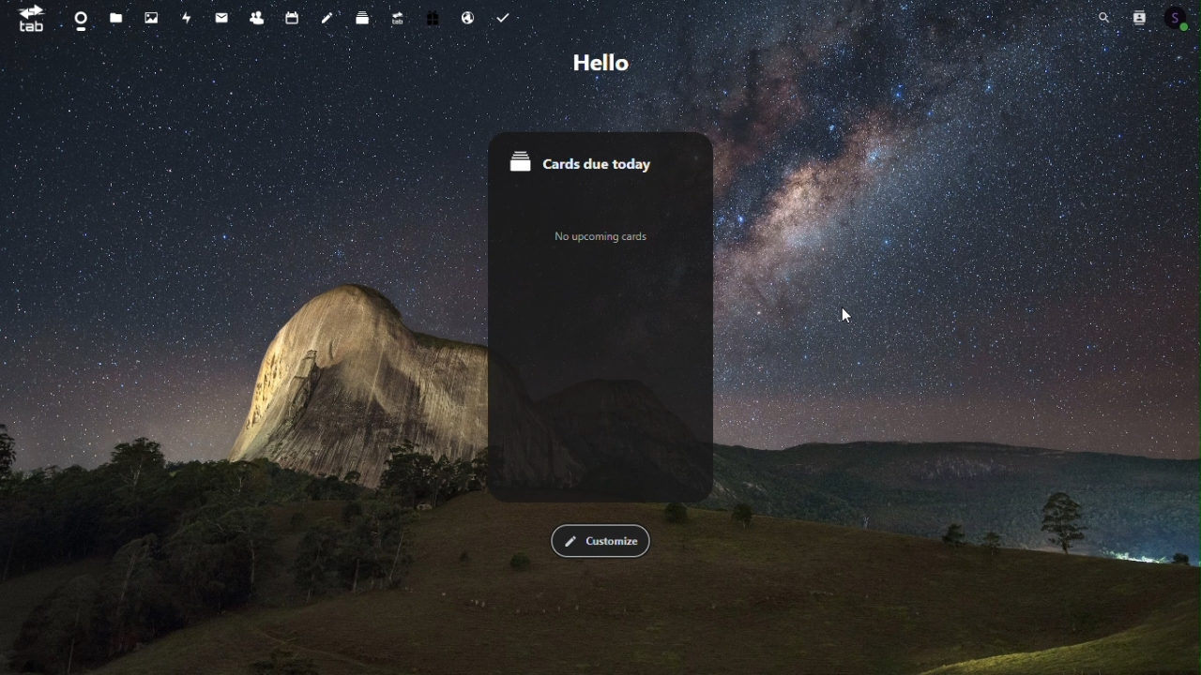  I want to click on files, so click(114, 18).